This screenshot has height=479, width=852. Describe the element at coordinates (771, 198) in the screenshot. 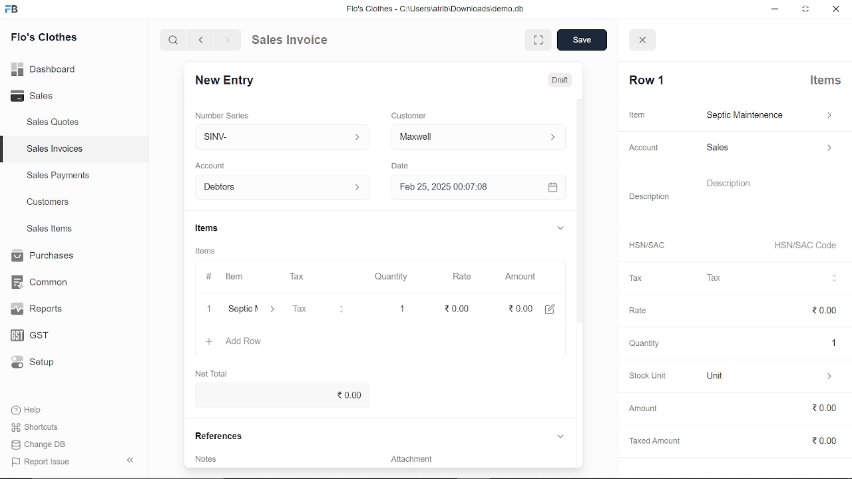

I see `description` at that location.